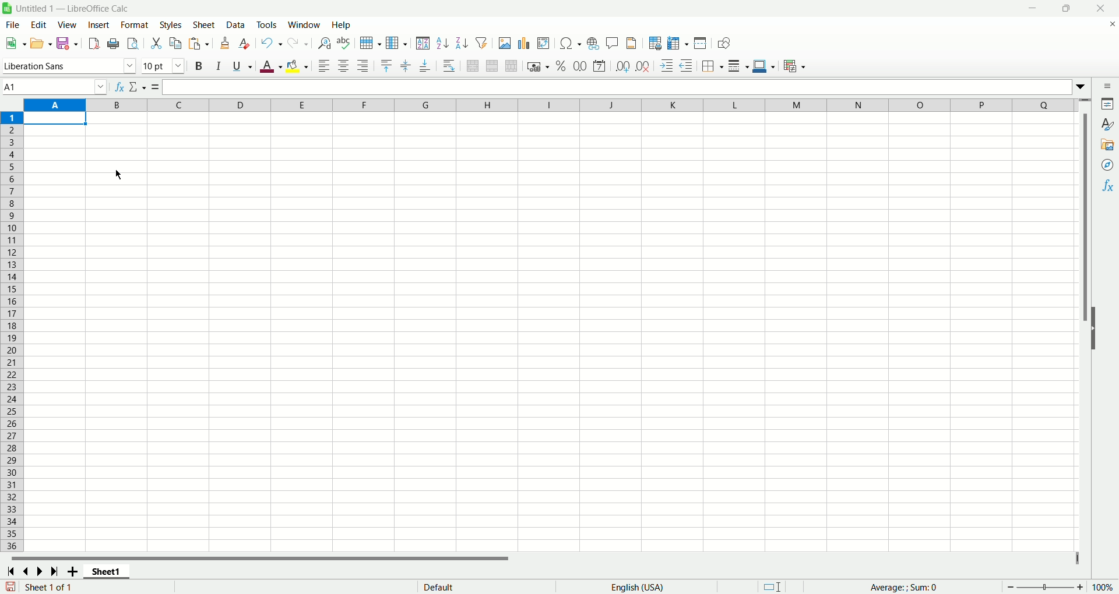 The image size is (1119, 594). Describe the element at coordinates (175, 44) in the screenshot. I see `copy` at that location.